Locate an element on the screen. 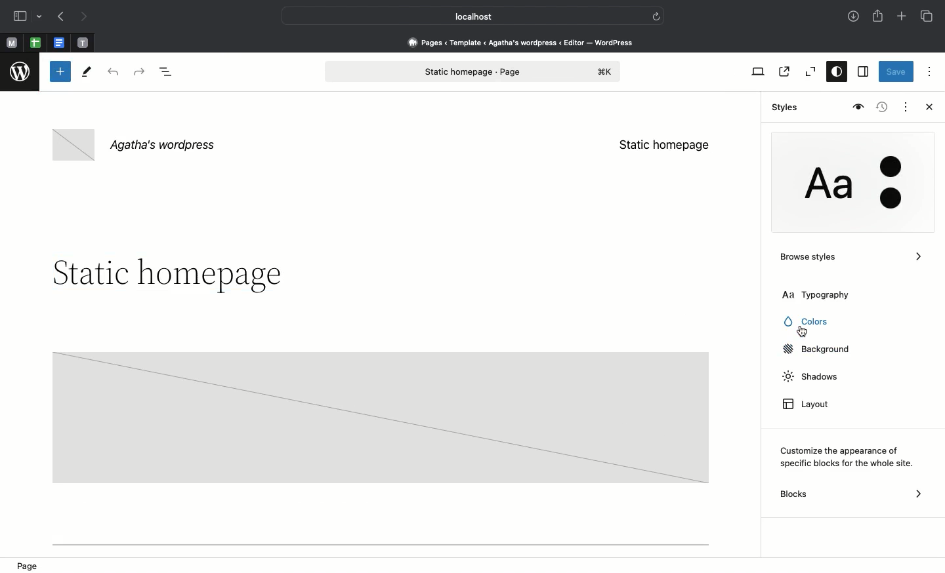 The height and width of the screenshot is (573, 945). Save is located at coordinates (896, 73).